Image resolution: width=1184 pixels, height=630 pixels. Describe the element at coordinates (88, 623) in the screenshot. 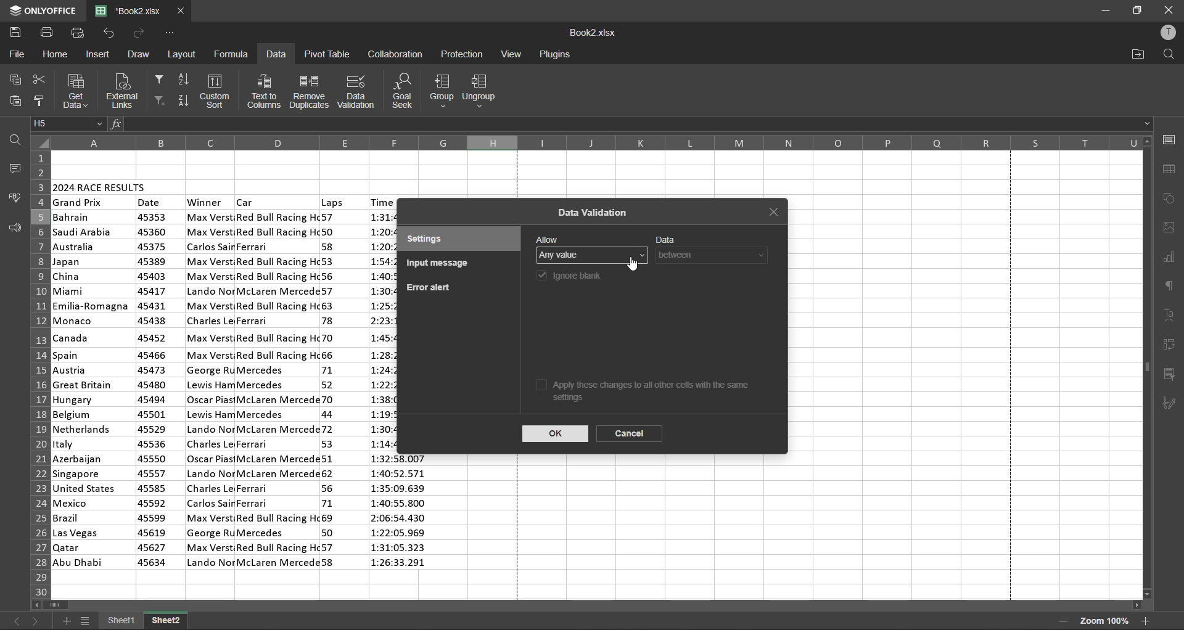

I see `sheet list` at that location.